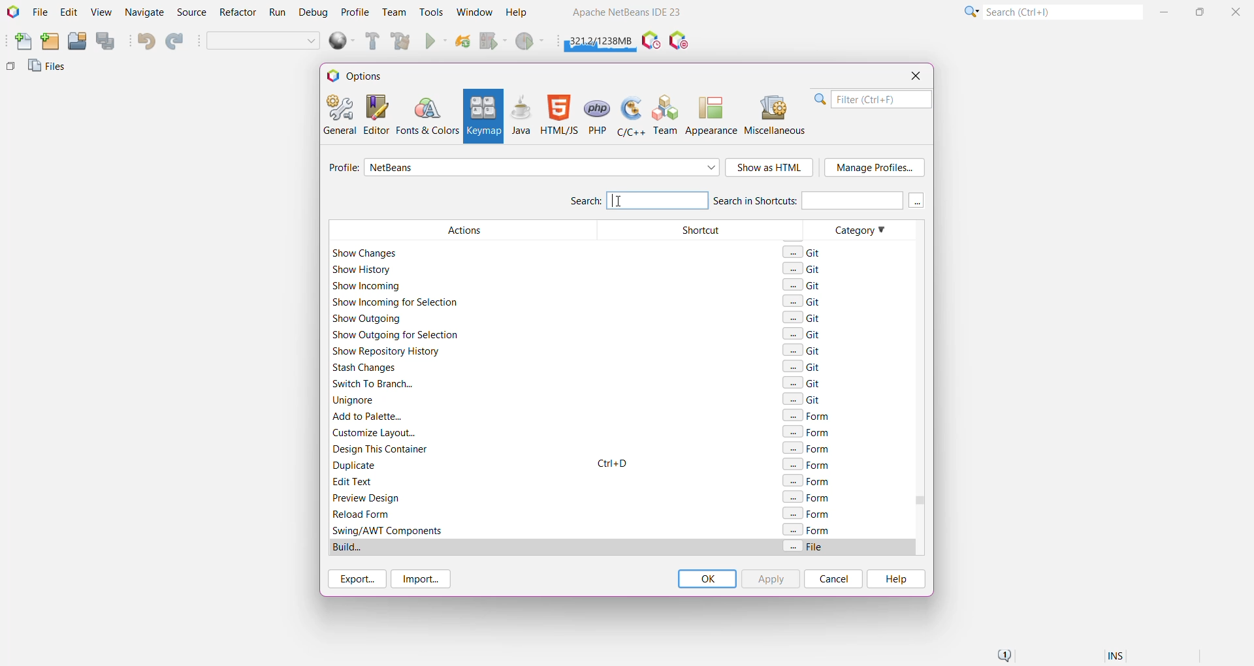 Image resolution: width=1254 pixels, height=666 pixels. What do you see at coordinates (1062, 11) in the screenshot?
I see `Search` at bounding box center [1062, 11].